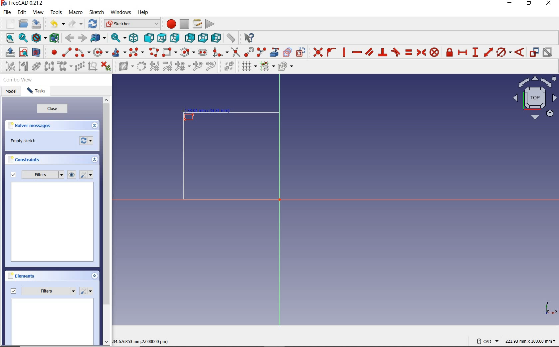  What do you see at coordinates (7, 12) in the screenshot?
I see `file` at bounding box center [7, 12].